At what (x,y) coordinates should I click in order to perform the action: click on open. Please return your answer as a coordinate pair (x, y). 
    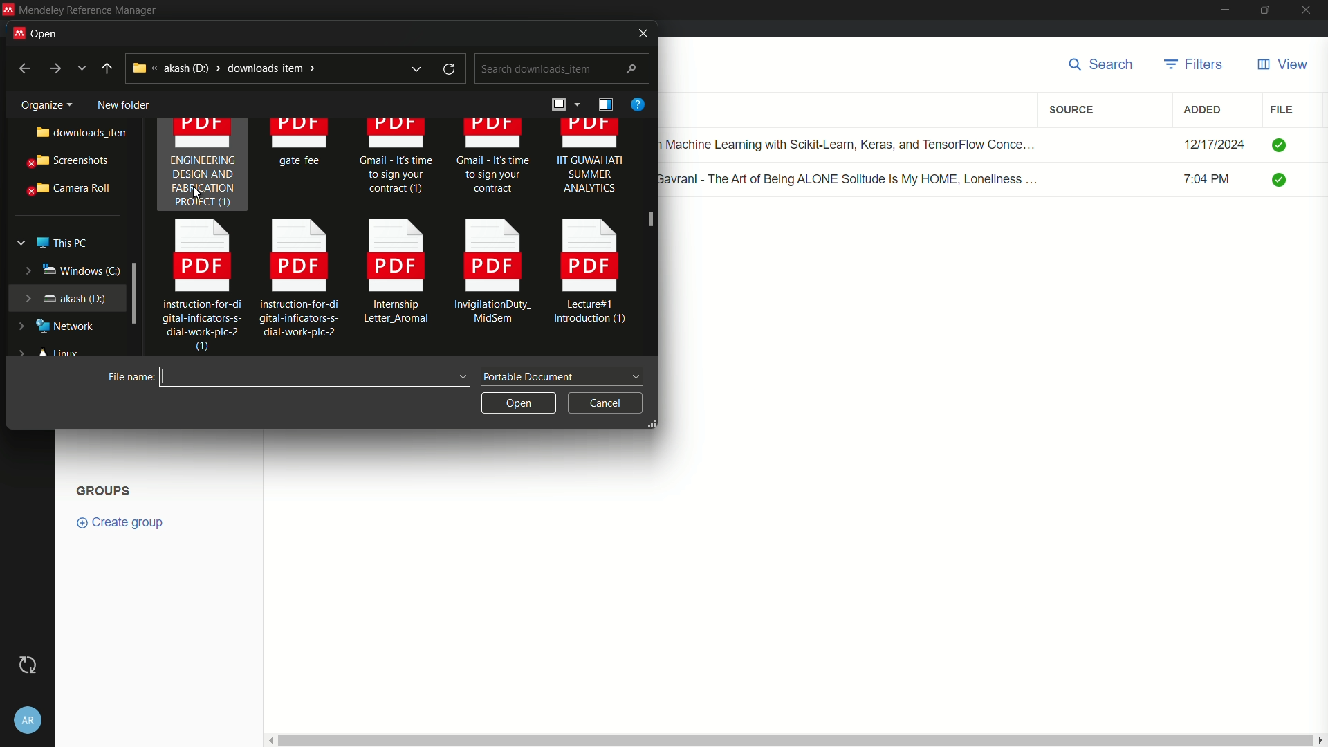
    Looking at the image, I should click on (42, 32).